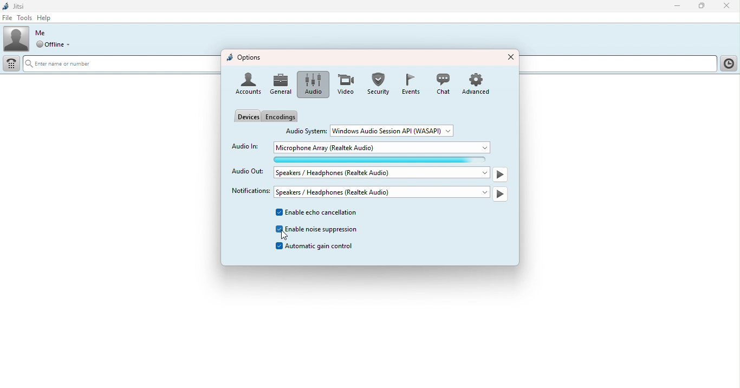 The image size is (740, 388). I want to click on Profile picture, so click(16, 38).